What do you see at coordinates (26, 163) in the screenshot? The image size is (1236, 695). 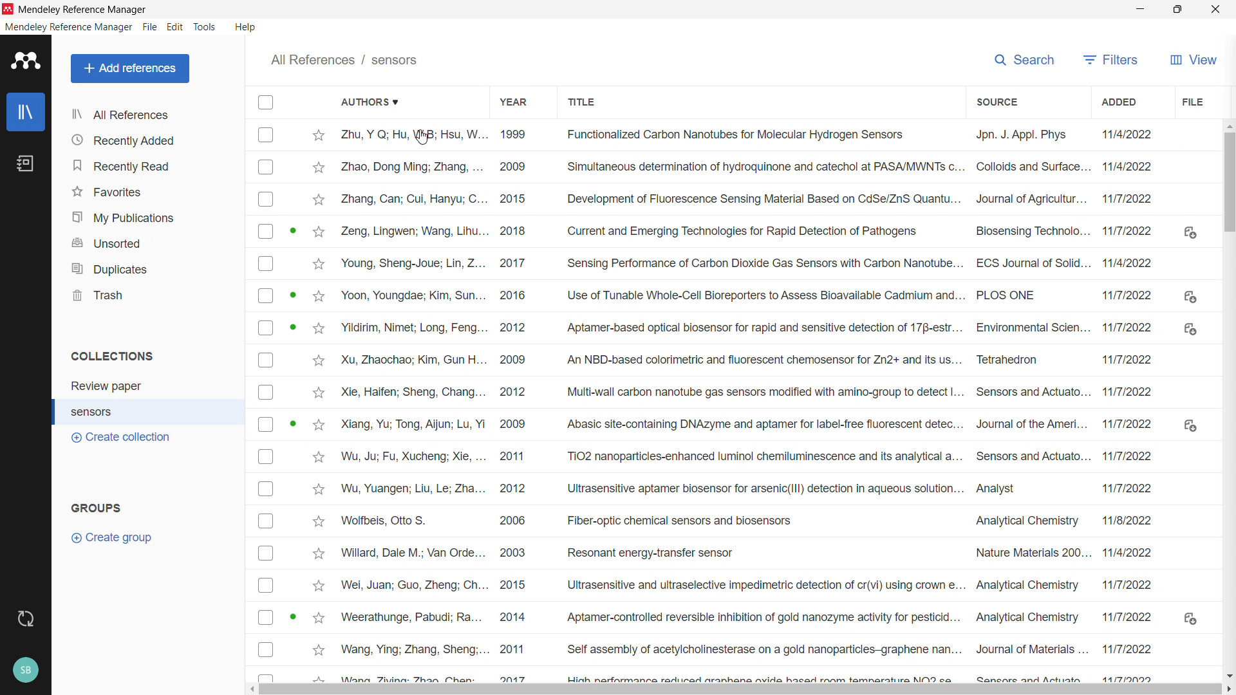 I see `Notebook ` at bounding box center [26, 163].